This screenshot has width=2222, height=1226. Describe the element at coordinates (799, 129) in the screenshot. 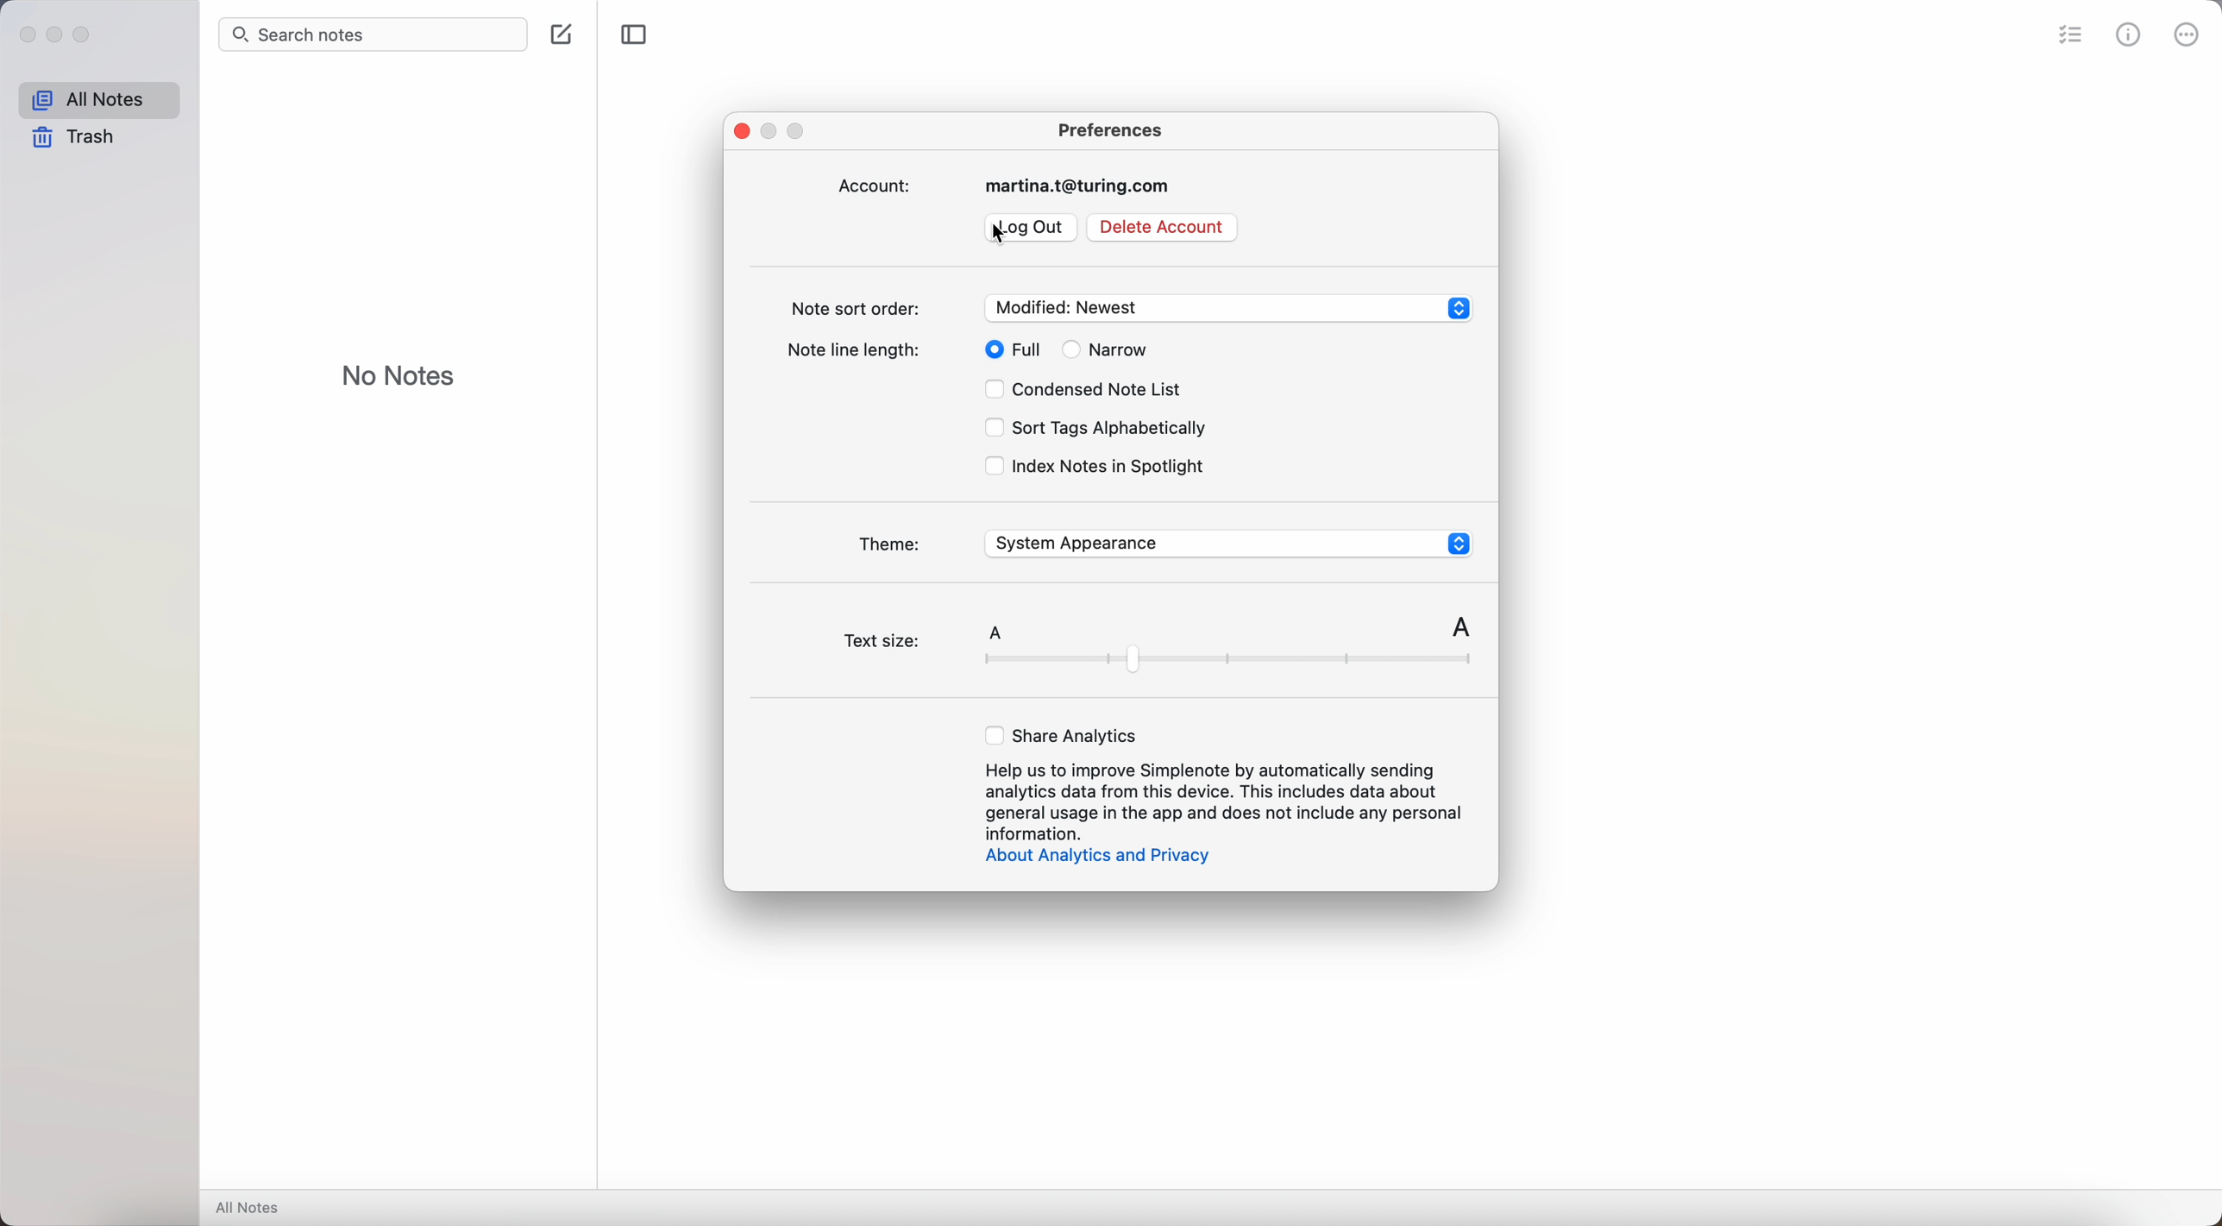

I see `maximize popup` at that location.